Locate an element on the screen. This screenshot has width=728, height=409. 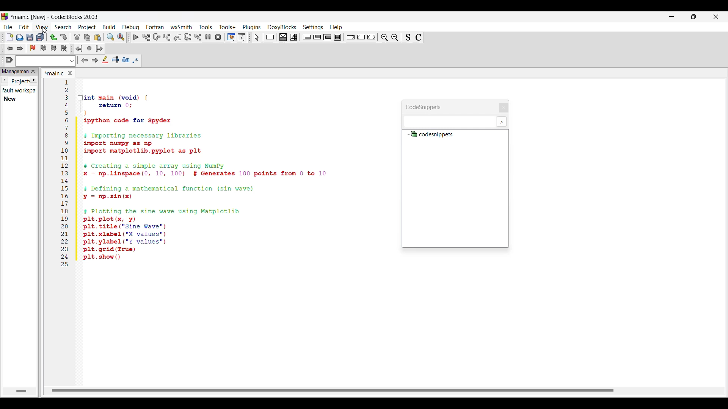
Return instruction is located at coordinates (371, 37).